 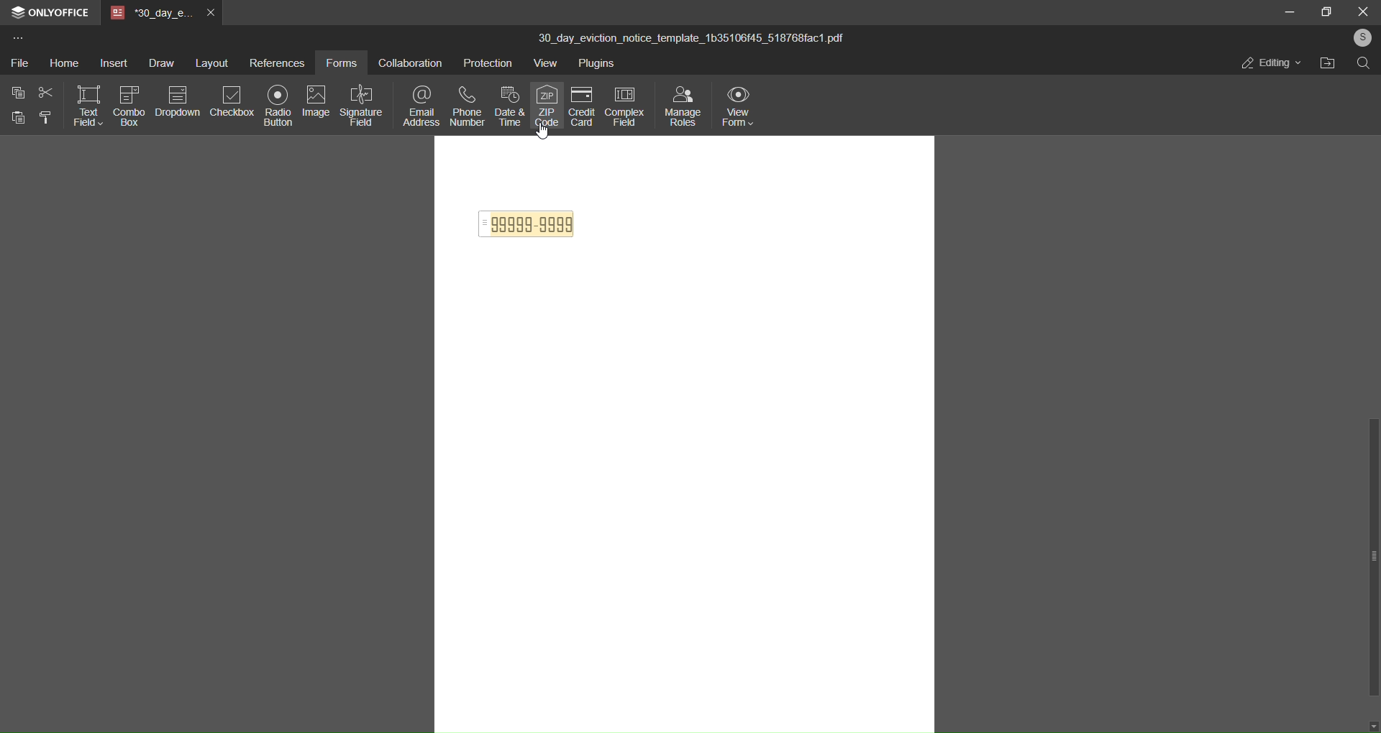 I want to click on file, so click(x=19, y=63).